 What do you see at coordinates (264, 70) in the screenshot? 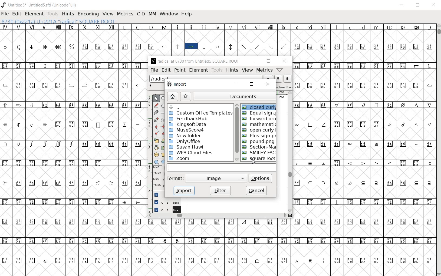
I see `metrics` at bounding box center [264, 70].